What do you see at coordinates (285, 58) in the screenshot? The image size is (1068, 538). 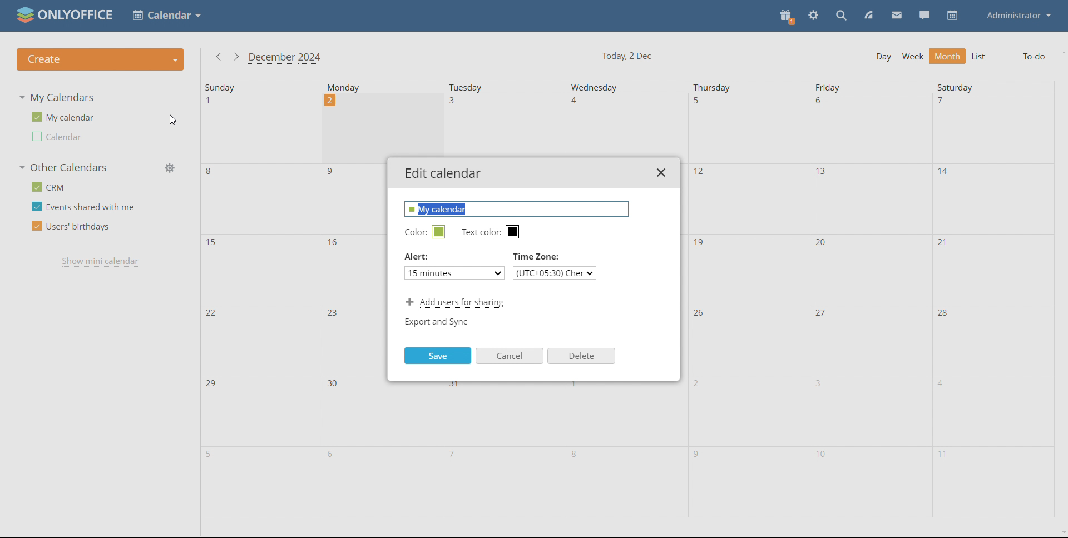 I see `current month` at bounding box center [285, 58].